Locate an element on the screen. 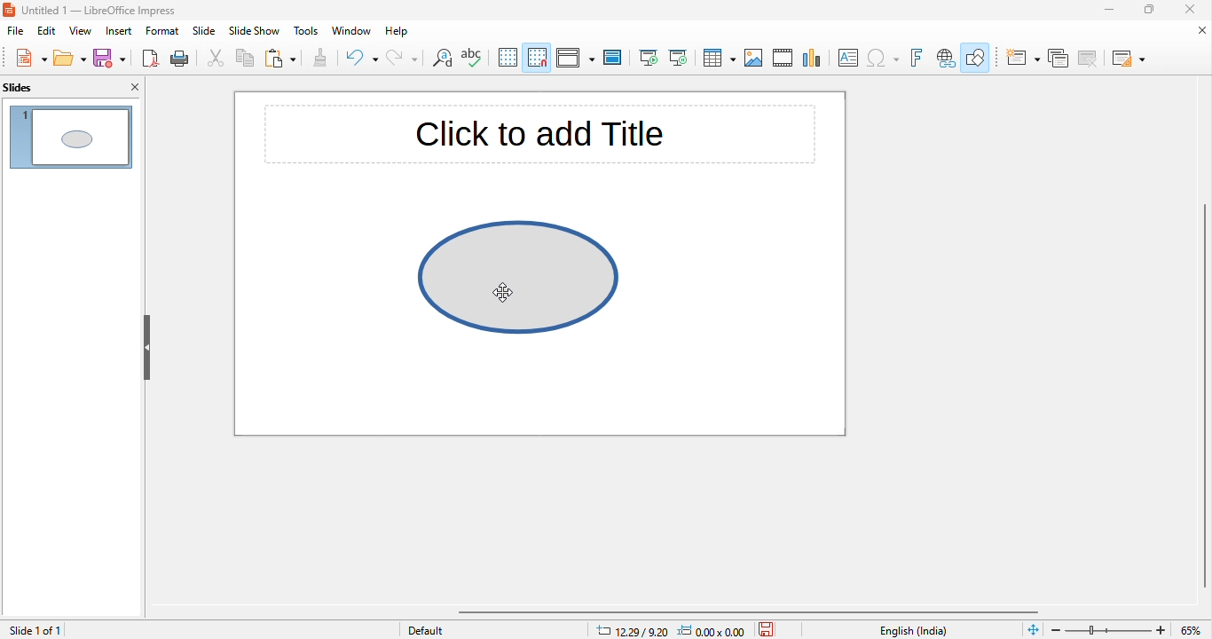 The height and width of the screenshot is (639, 1212). untitled 1- libreoffice impress is located at coordinates (108, 11).